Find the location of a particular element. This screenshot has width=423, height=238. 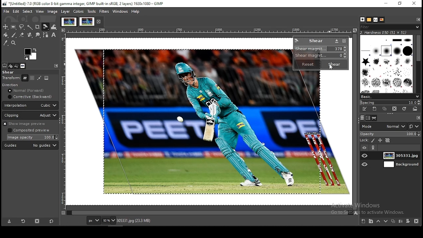

select is located at coordinates (27, 11).